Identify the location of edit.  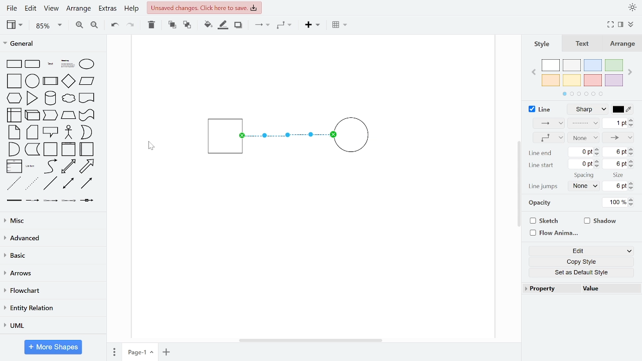
(583, 250).